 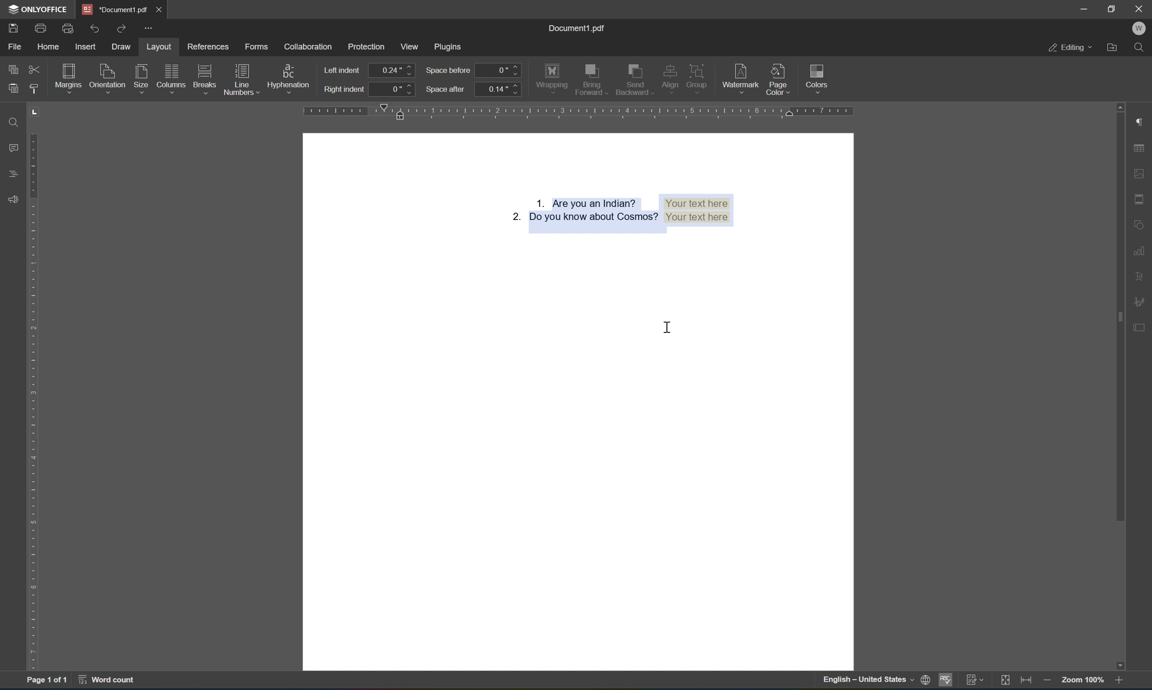 What do you see at coordinates (498, 90) in the screenshot?
I see `0.14` at bounding box center [498, 90].